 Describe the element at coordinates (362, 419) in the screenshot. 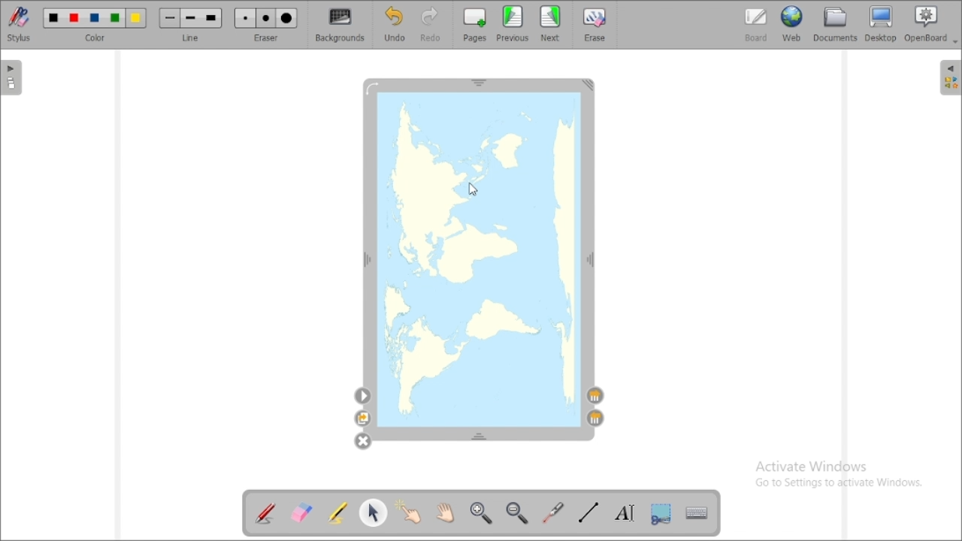

I see `duplicate` at that location.